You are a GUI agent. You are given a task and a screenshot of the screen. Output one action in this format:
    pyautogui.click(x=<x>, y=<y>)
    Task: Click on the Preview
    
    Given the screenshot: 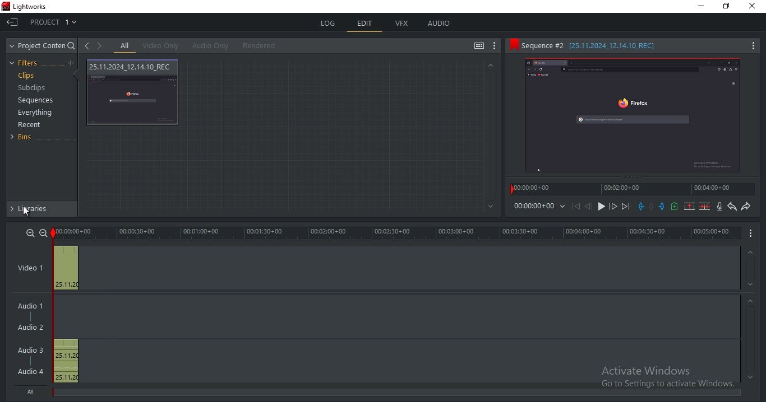 What is the action you would take?
    pyautogui.click(x=637, y=118)
    